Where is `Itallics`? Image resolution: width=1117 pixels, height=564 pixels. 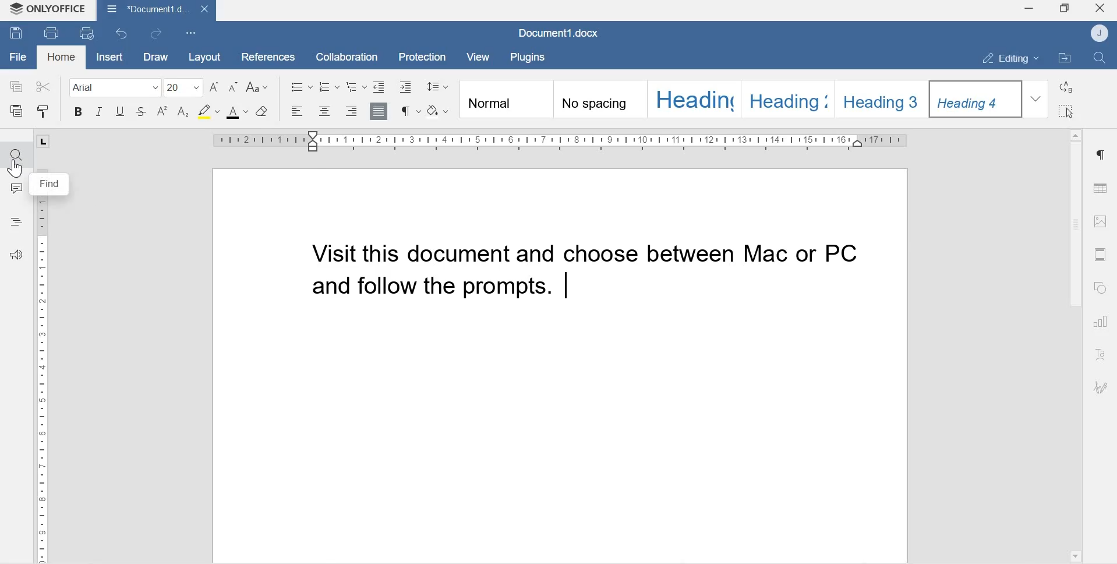
Itallics is located at coordinates (99, 113).